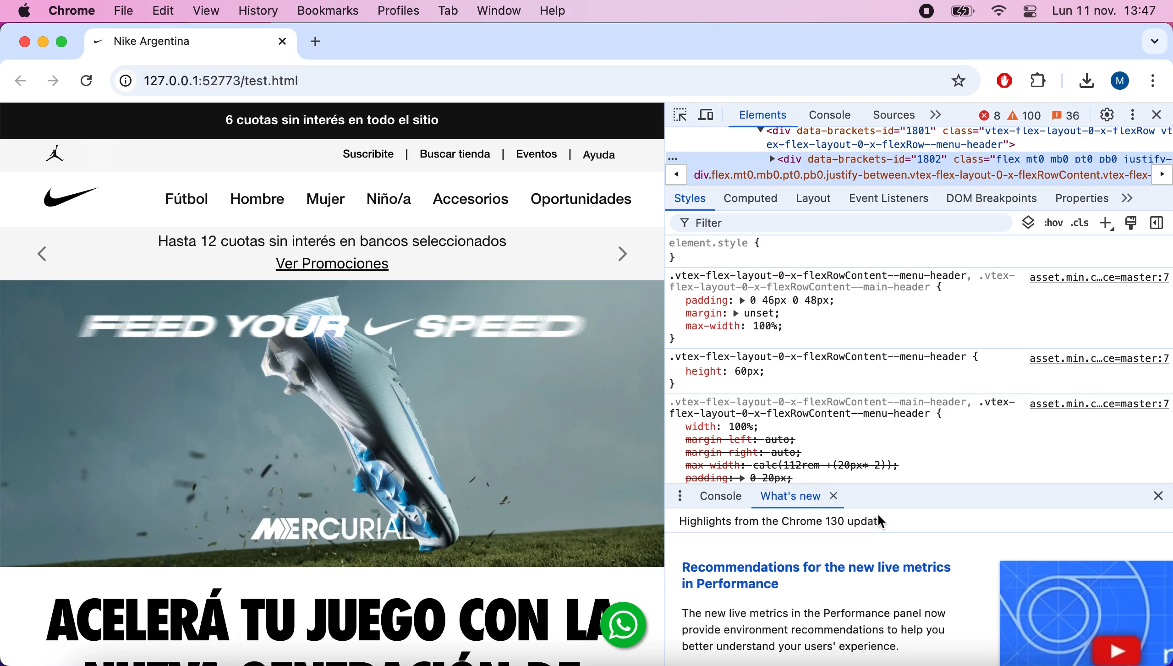  What do you see at coordinates (553, 12) in the screenshot?
I see `Help` at bounding box center [553, 12].